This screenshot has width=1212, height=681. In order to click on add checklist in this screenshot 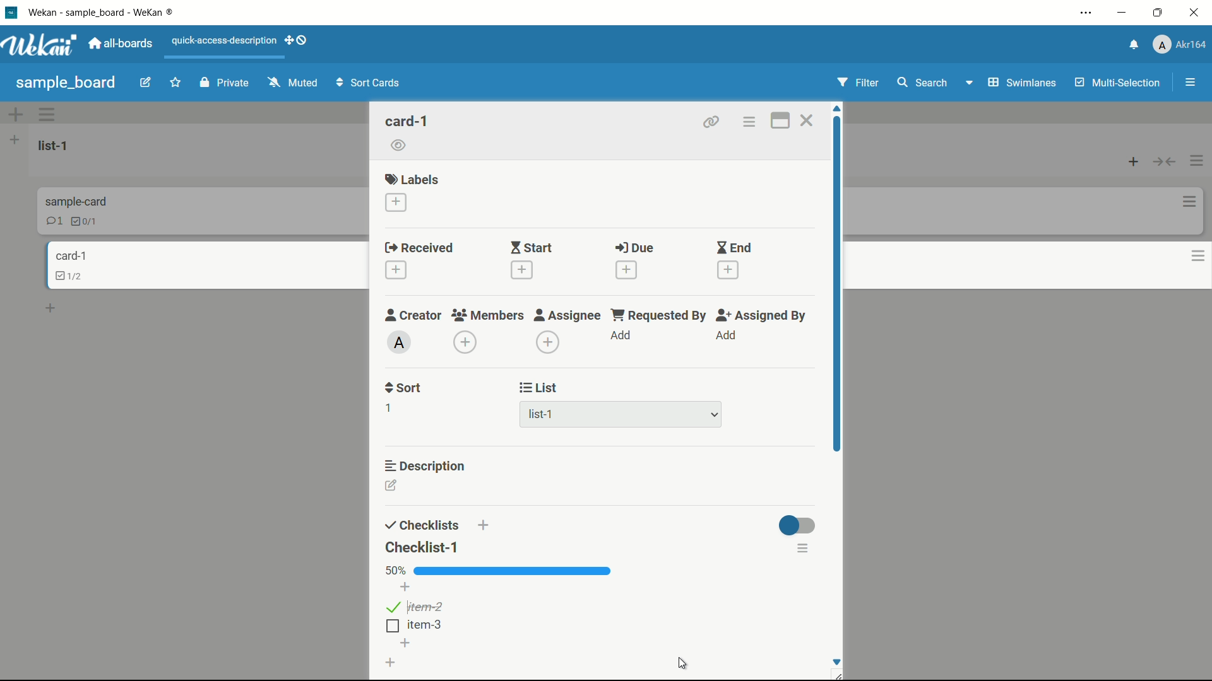, I will do `click(482, 527)`.